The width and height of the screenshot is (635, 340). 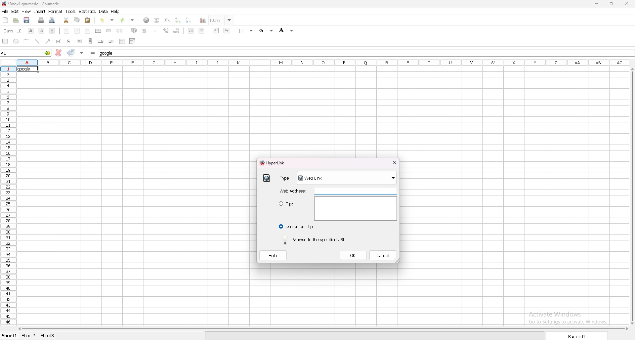 I want to click on scroll bar, so click(x=90, y=41).